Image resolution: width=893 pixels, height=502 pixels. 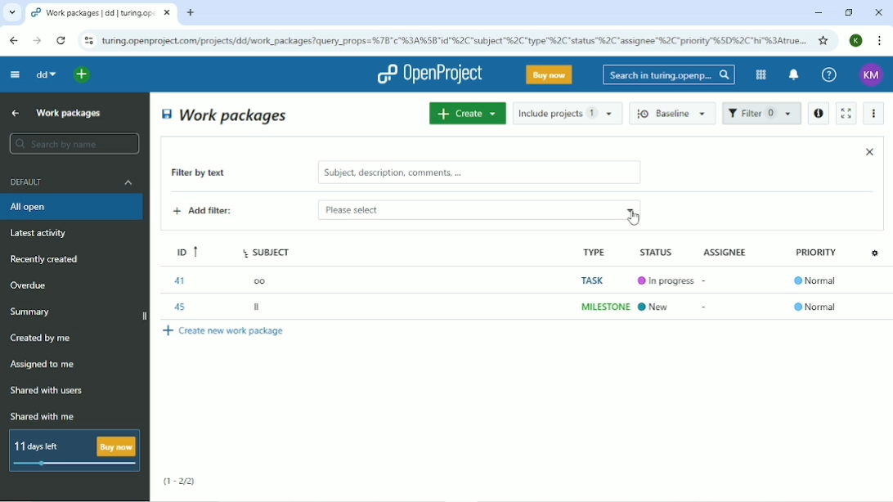 What do you see at coordinates (593, 280) in the screenshot?
I see `Task` at bounding box center [593, 280].